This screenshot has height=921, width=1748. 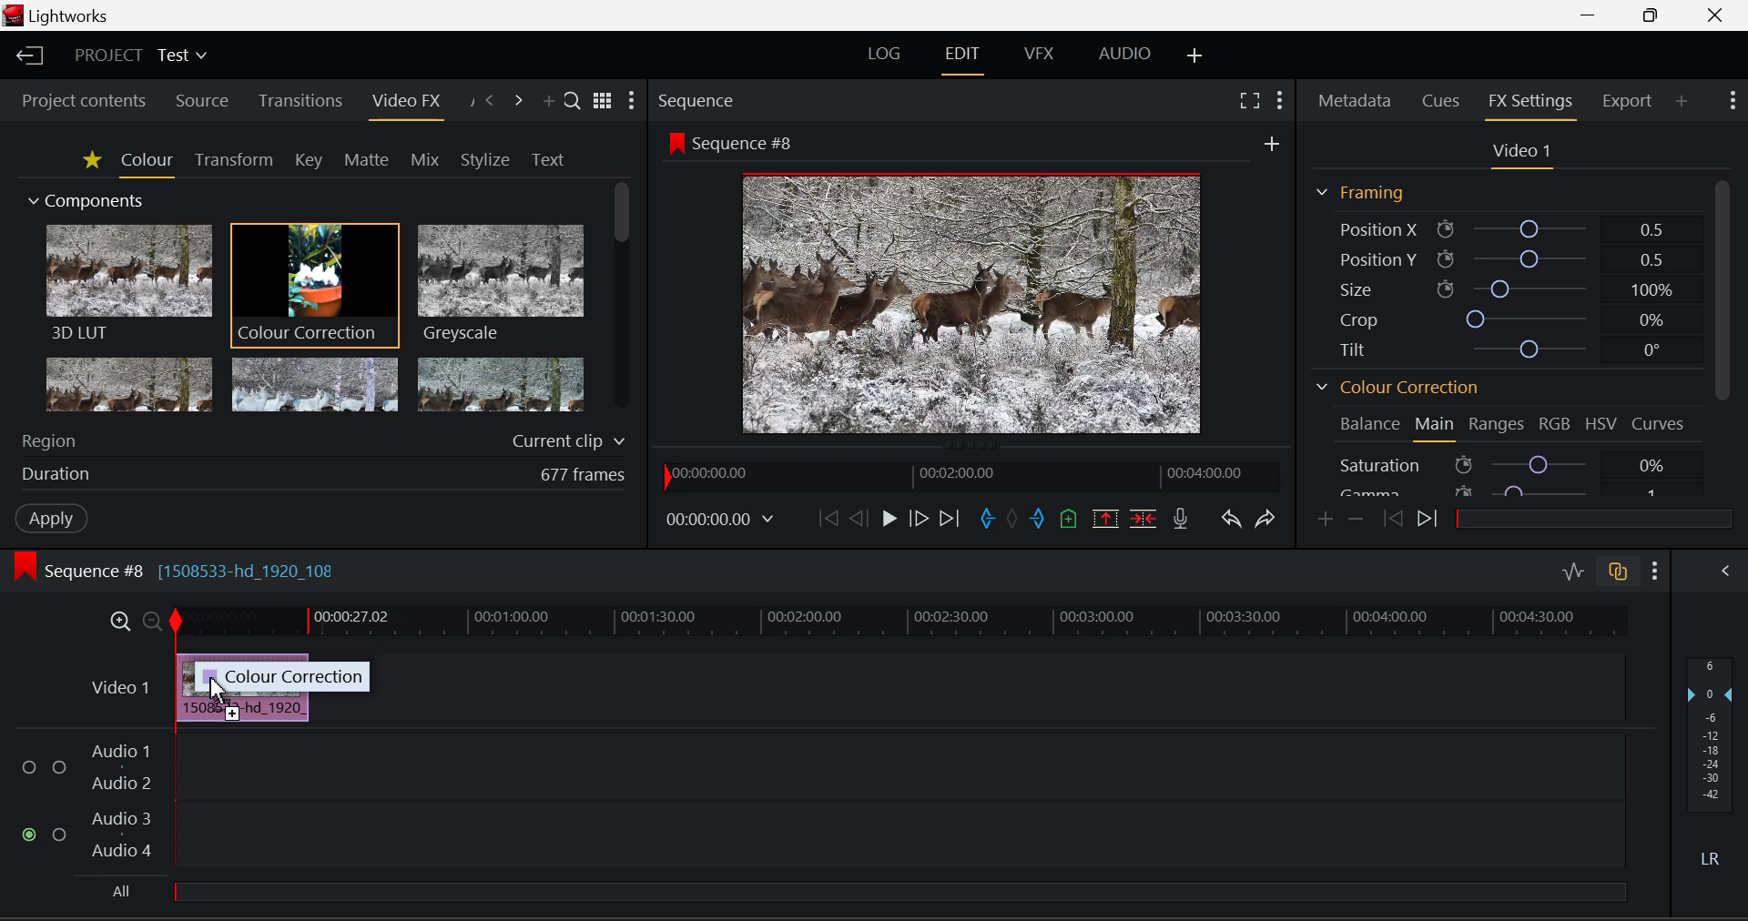 What do you see at coordinates (1267, 520) in the screenshot?
I see `Redo` at bounding box center [1267, 520].